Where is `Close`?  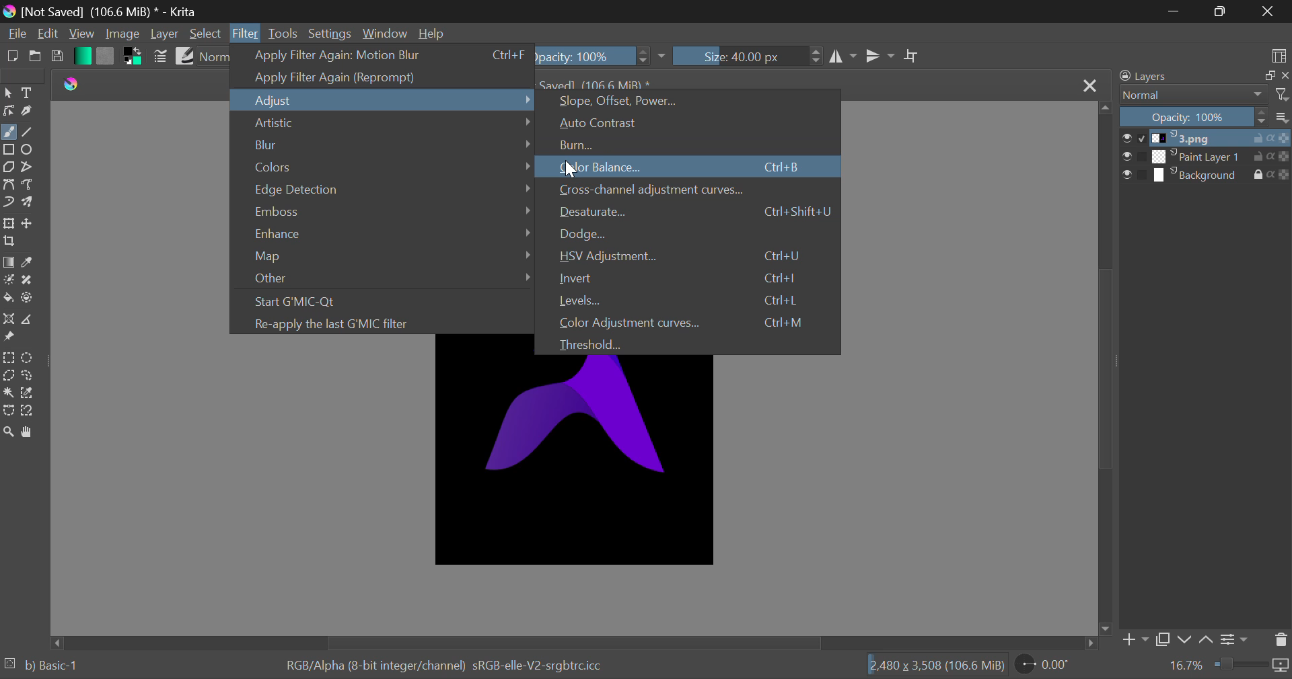 Close is located at coordinates (1266, 11).